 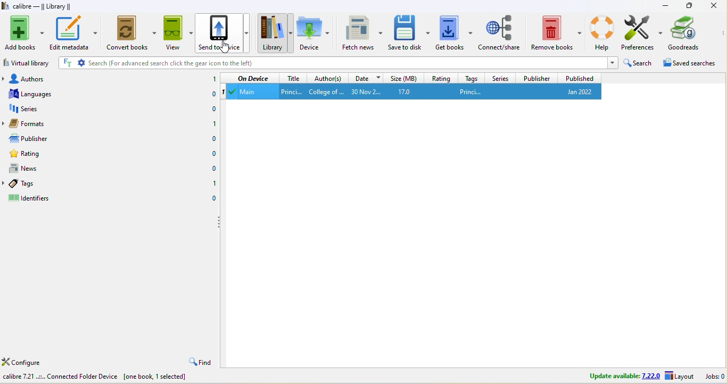 I want to click on layout, so click(x=679, y=375).